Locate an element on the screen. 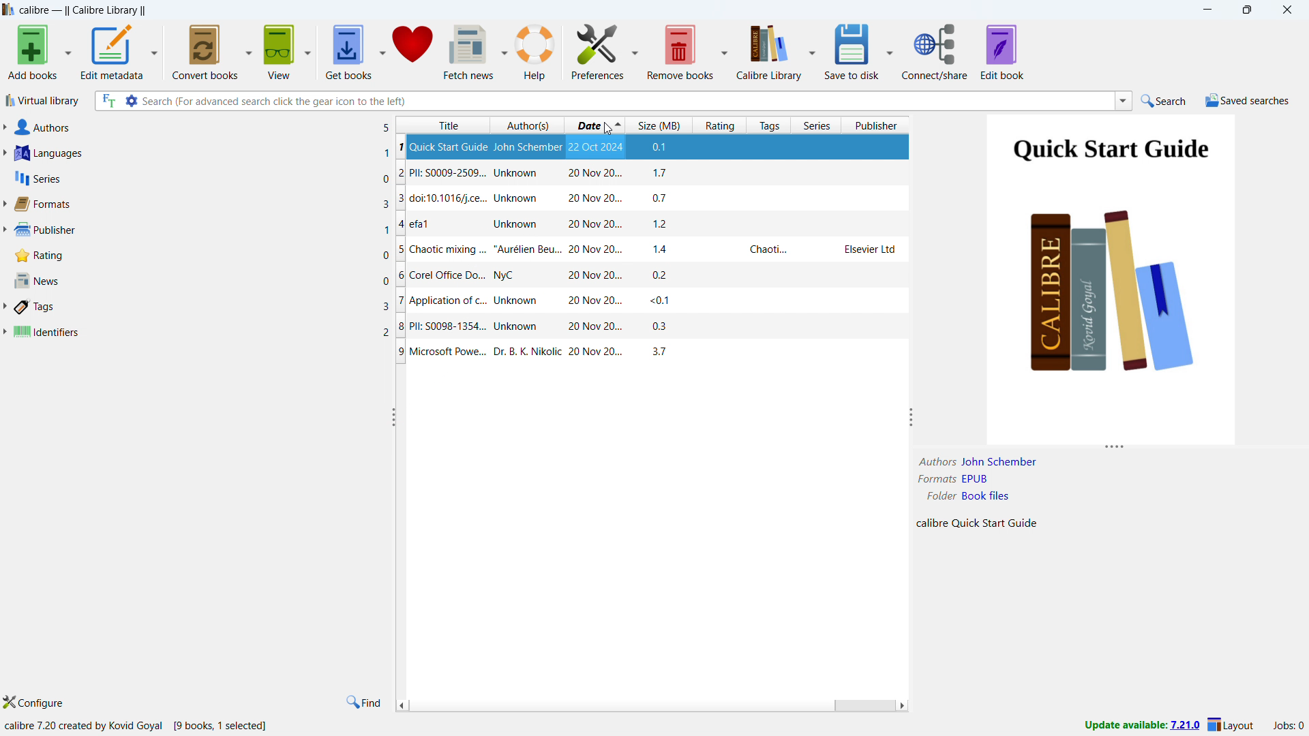 The width and height of the screenshot is (1309, 736). preference option is located at coordinates (634, 48).